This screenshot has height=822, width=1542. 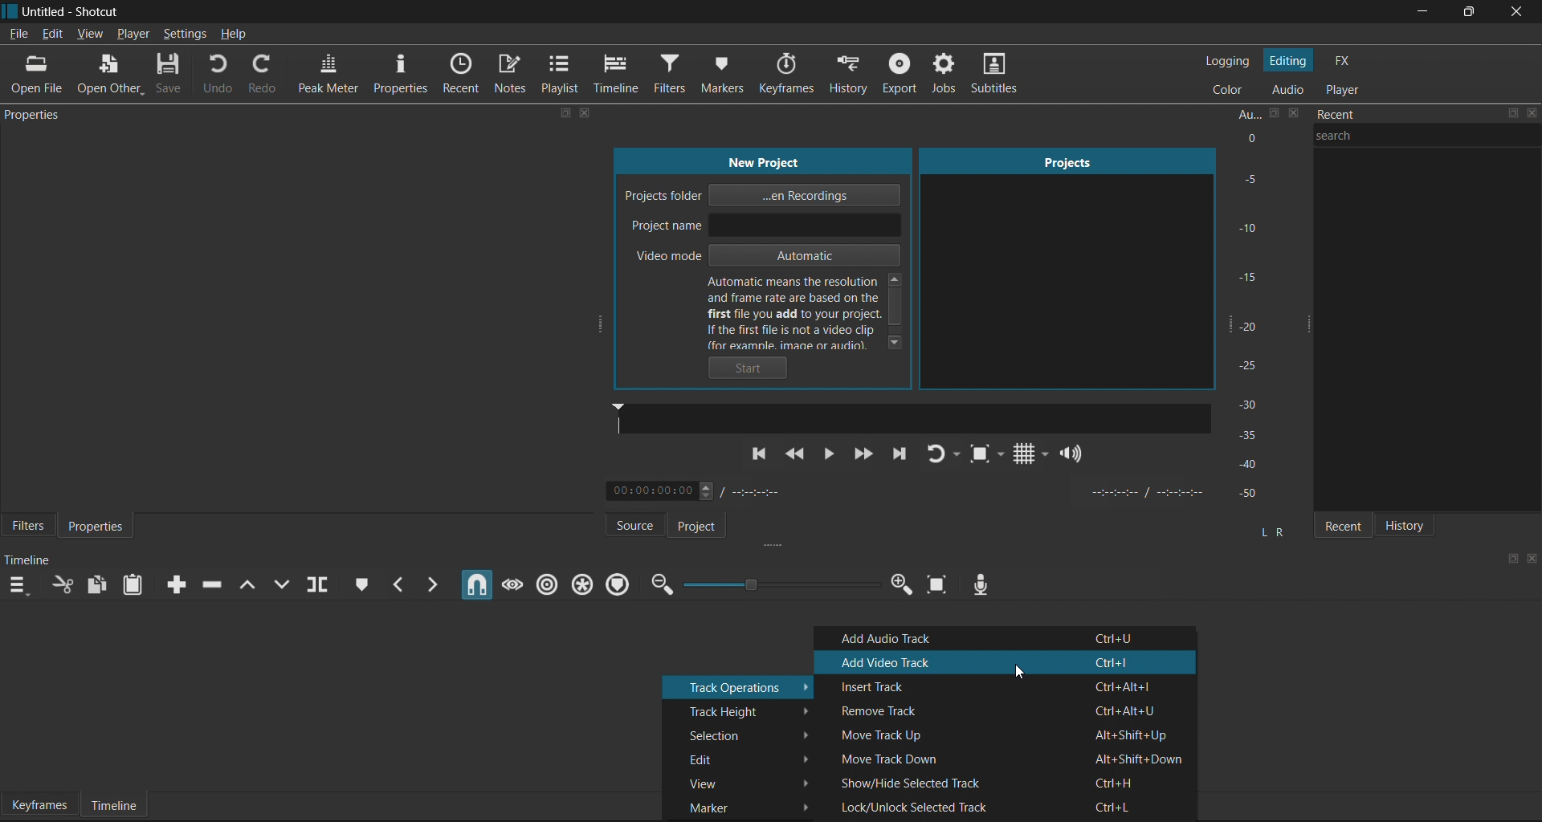 What do you see at coordinates (983, 457) in the screenshot?
I see `Toggle Zoom` at bounding box center [983, 457].